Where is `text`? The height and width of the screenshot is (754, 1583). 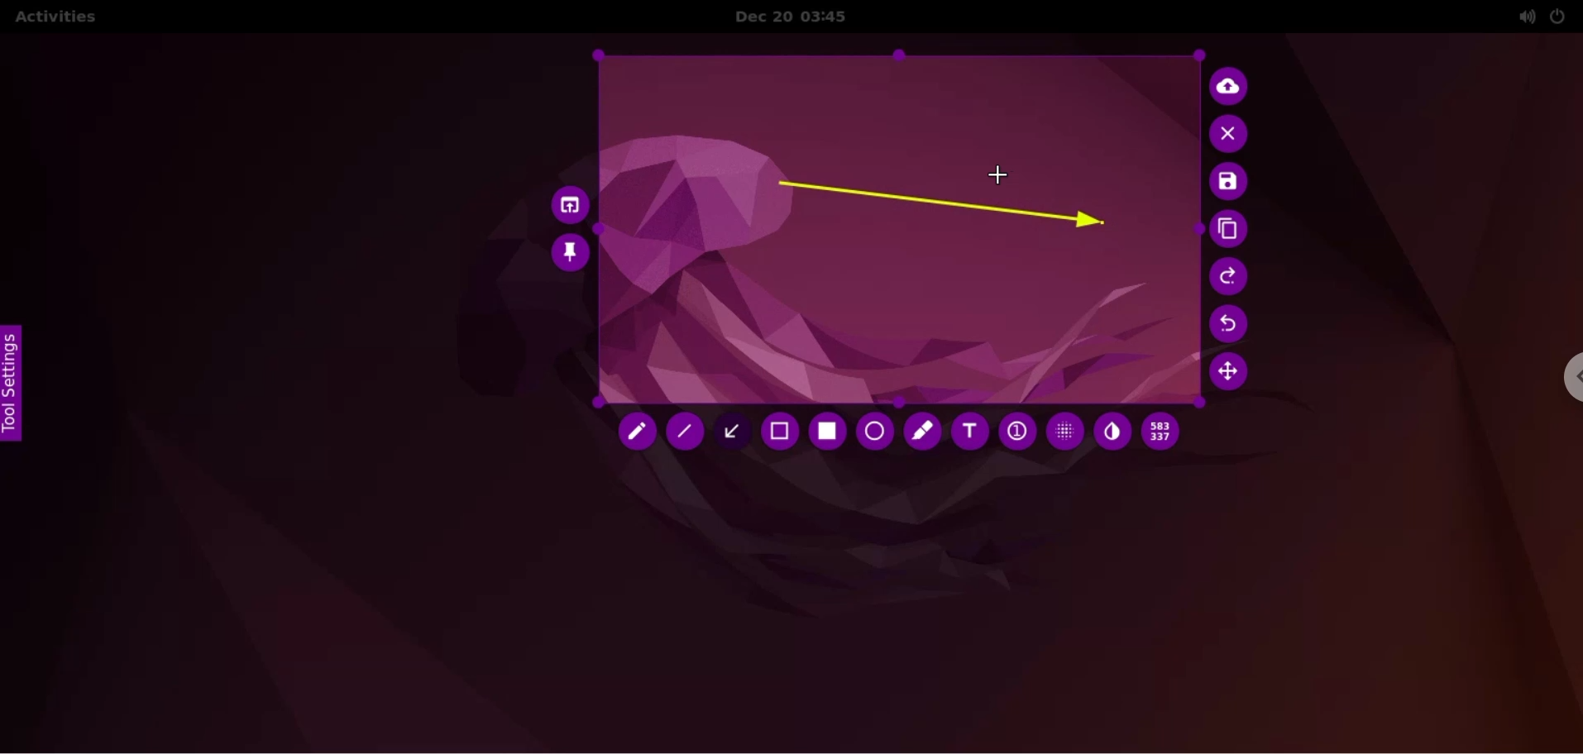 text is located at coordinates (970, 435).